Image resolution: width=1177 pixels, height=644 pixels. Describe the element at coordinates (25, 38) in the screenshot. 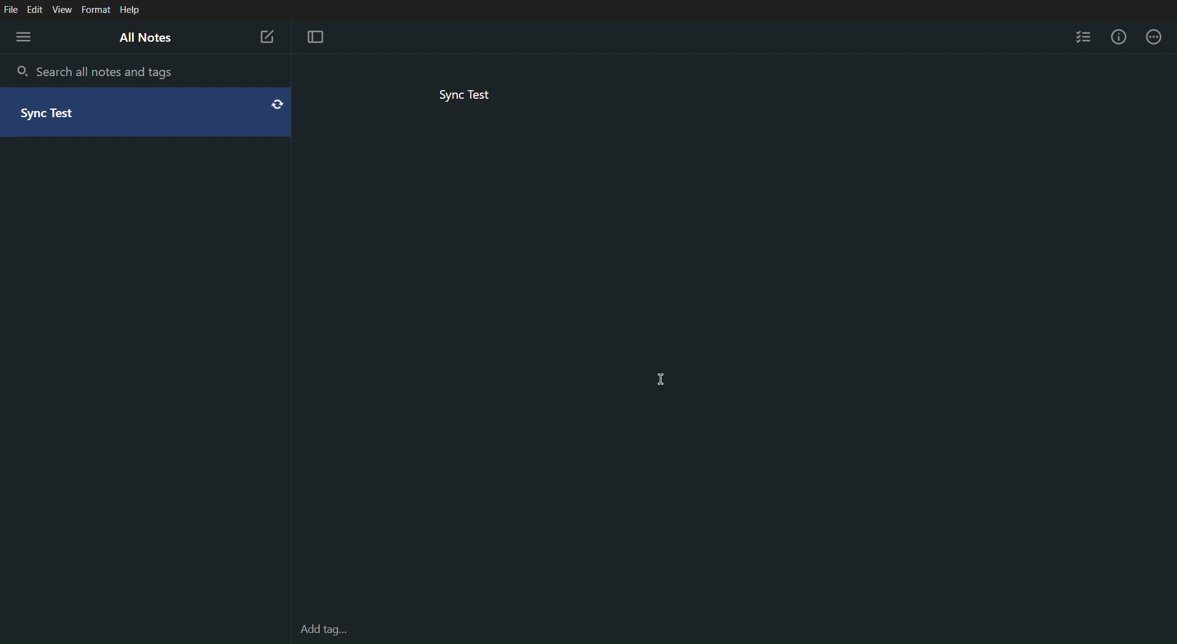

I see `Menu` at that location.